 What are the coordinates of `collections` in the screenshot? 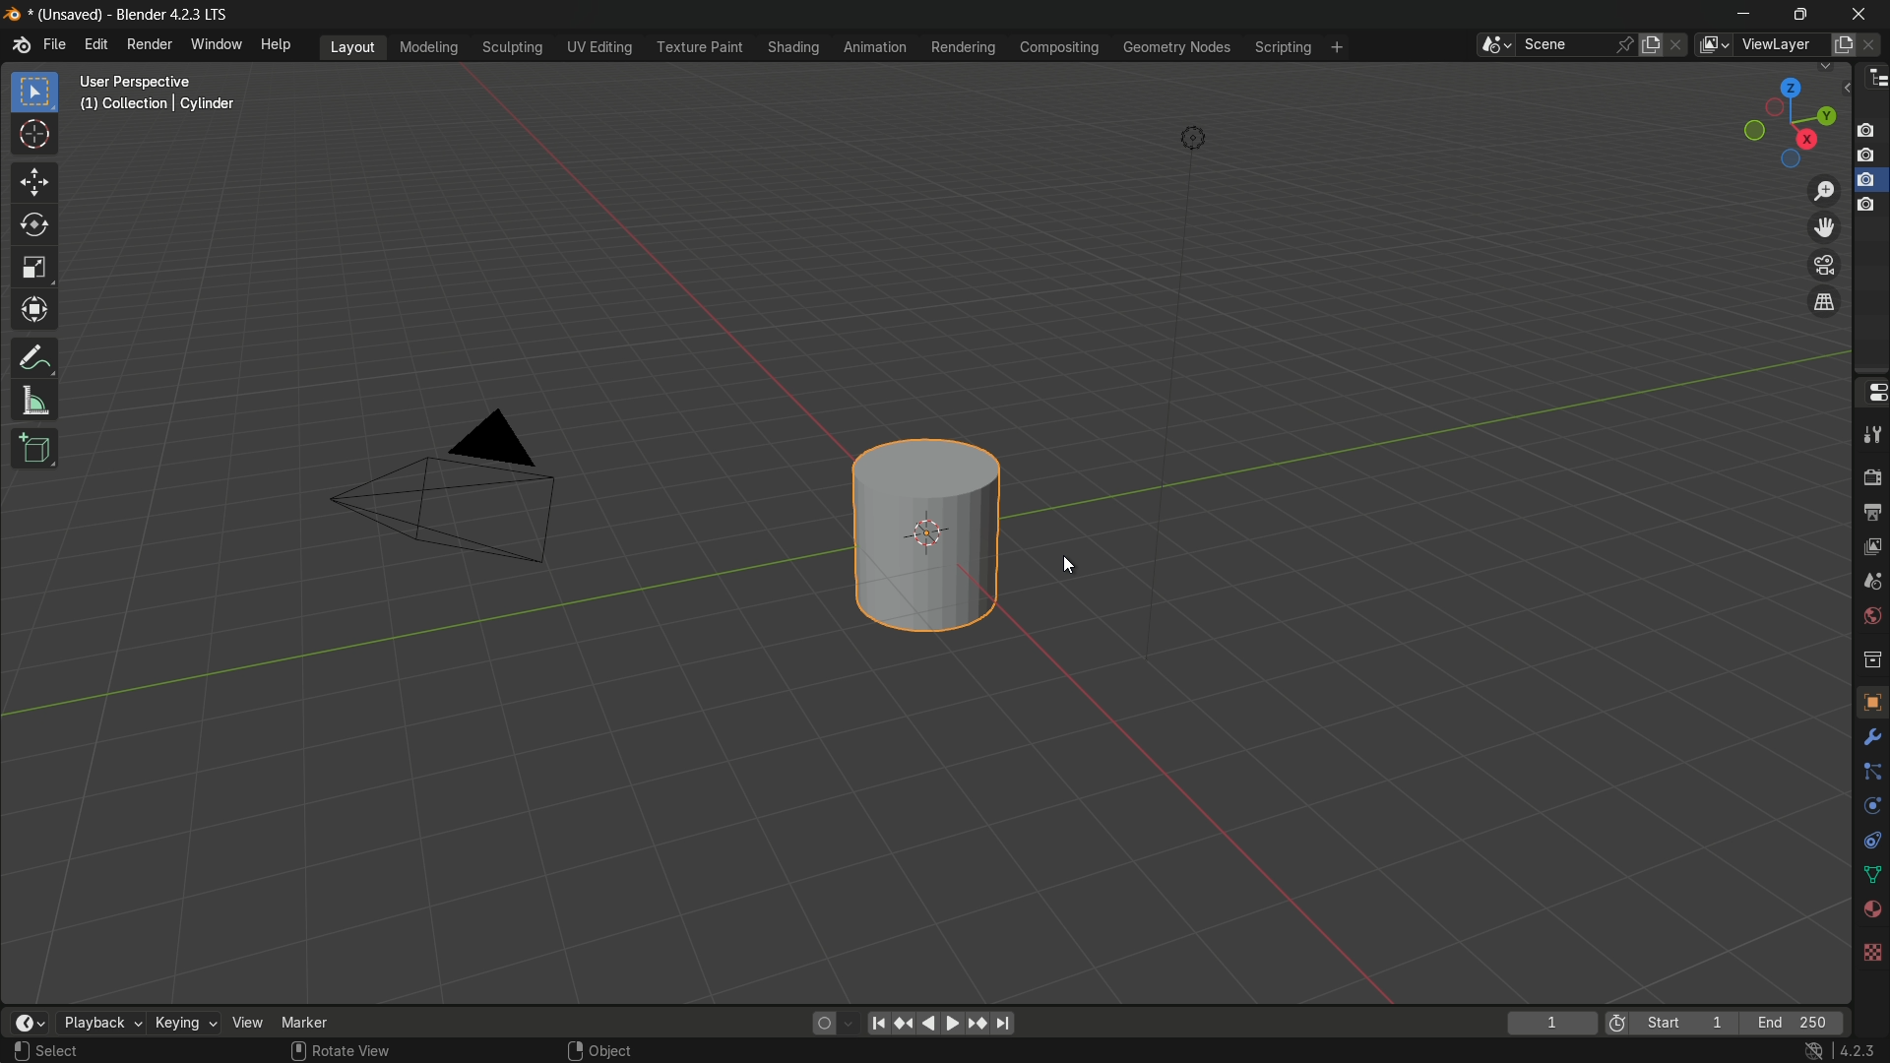 It's located at (1871, 659).